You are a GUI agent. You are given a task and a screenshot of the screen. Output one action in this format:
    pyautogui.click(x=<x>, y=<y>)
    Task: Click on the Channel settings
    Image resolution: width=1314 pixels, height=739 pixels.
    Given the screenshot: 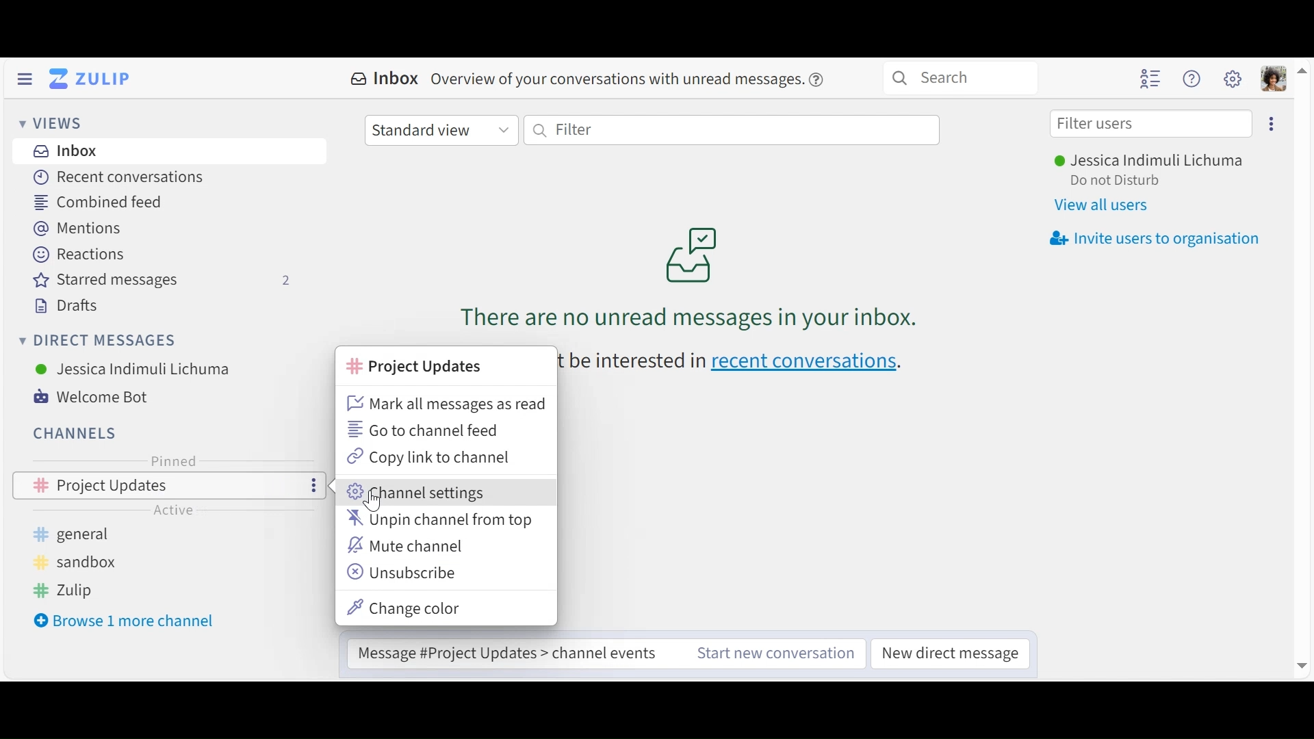 What is the action you would take?
    pyautogui.click(x=421, y=493)
    